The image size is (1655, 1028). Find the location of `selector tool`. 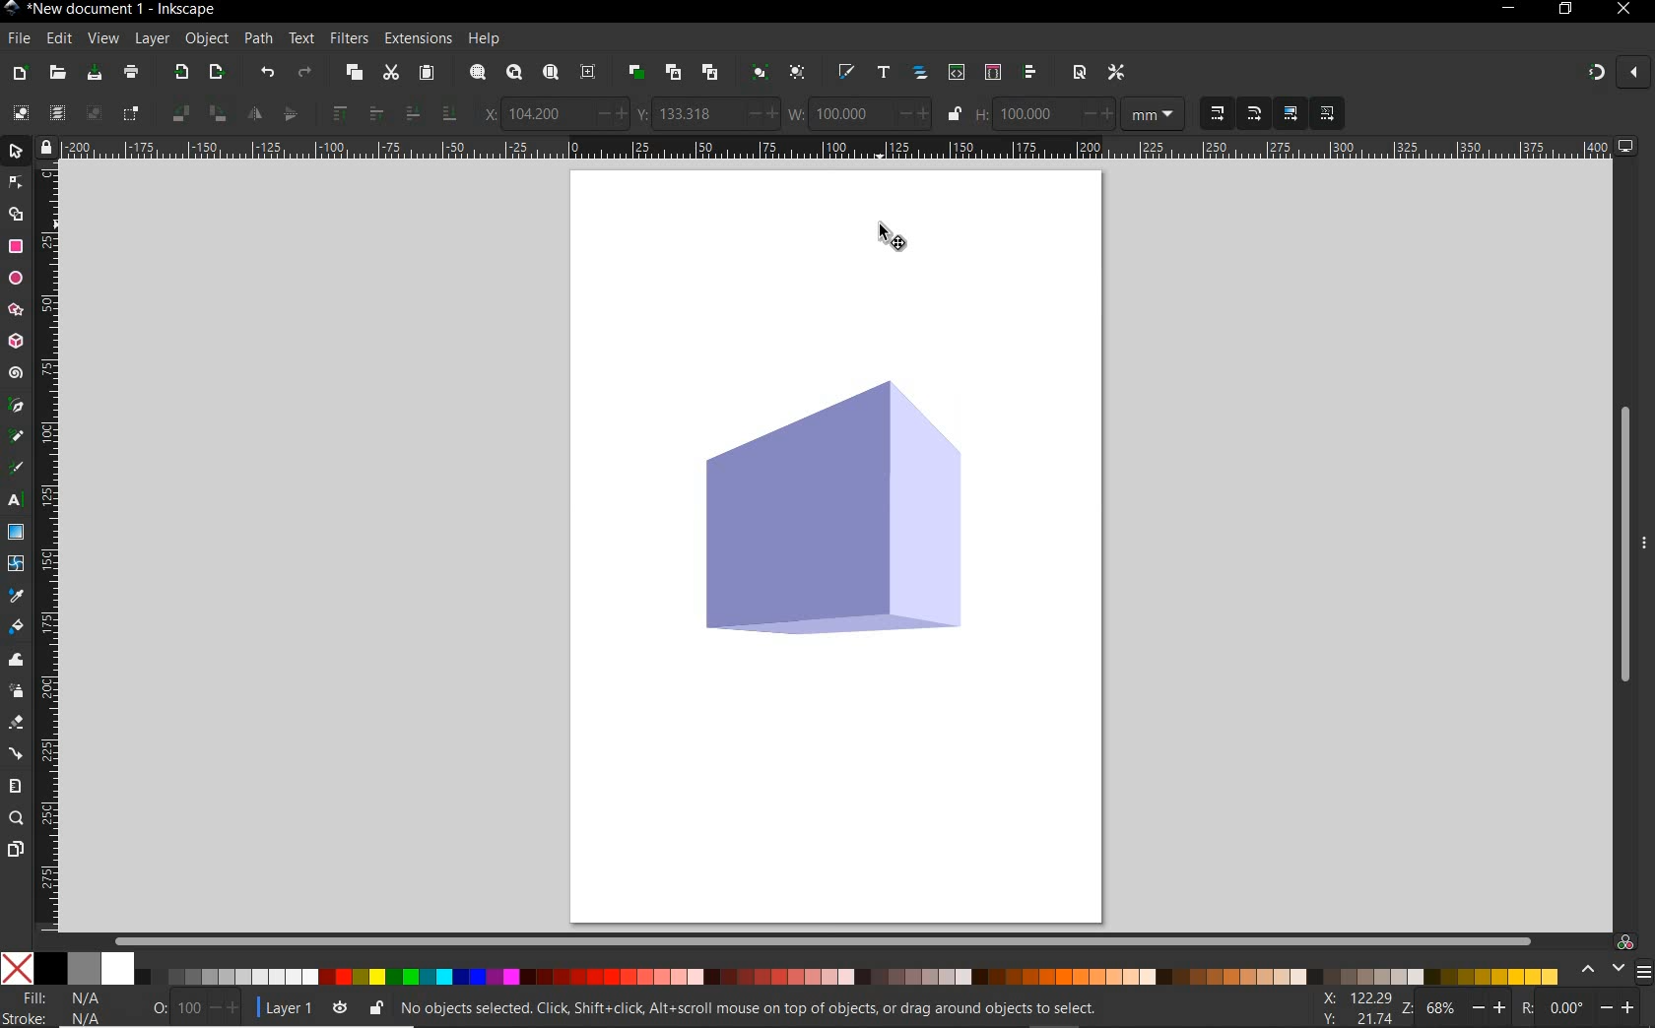

selector tool is located at coordinates (898, 240).